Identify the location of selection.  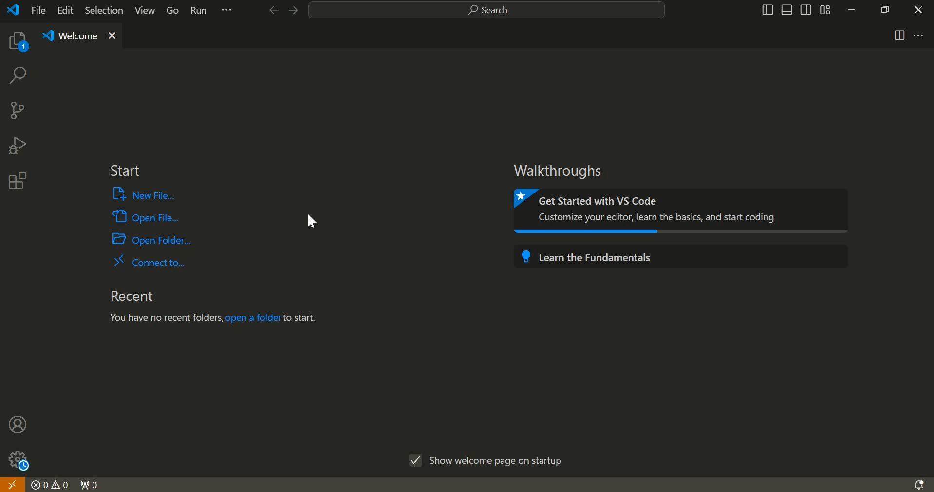
(104, 10).